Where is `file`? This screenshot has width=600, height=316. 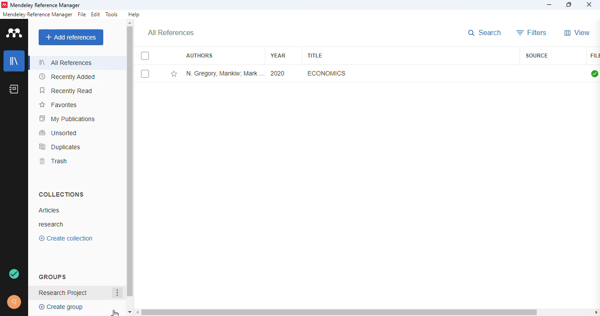 file is located at coordinates (593, 55).